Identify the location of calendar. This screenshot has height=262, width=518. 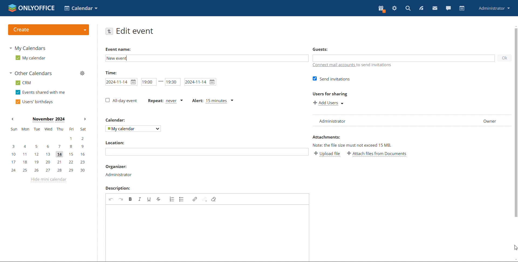
(462, 8).